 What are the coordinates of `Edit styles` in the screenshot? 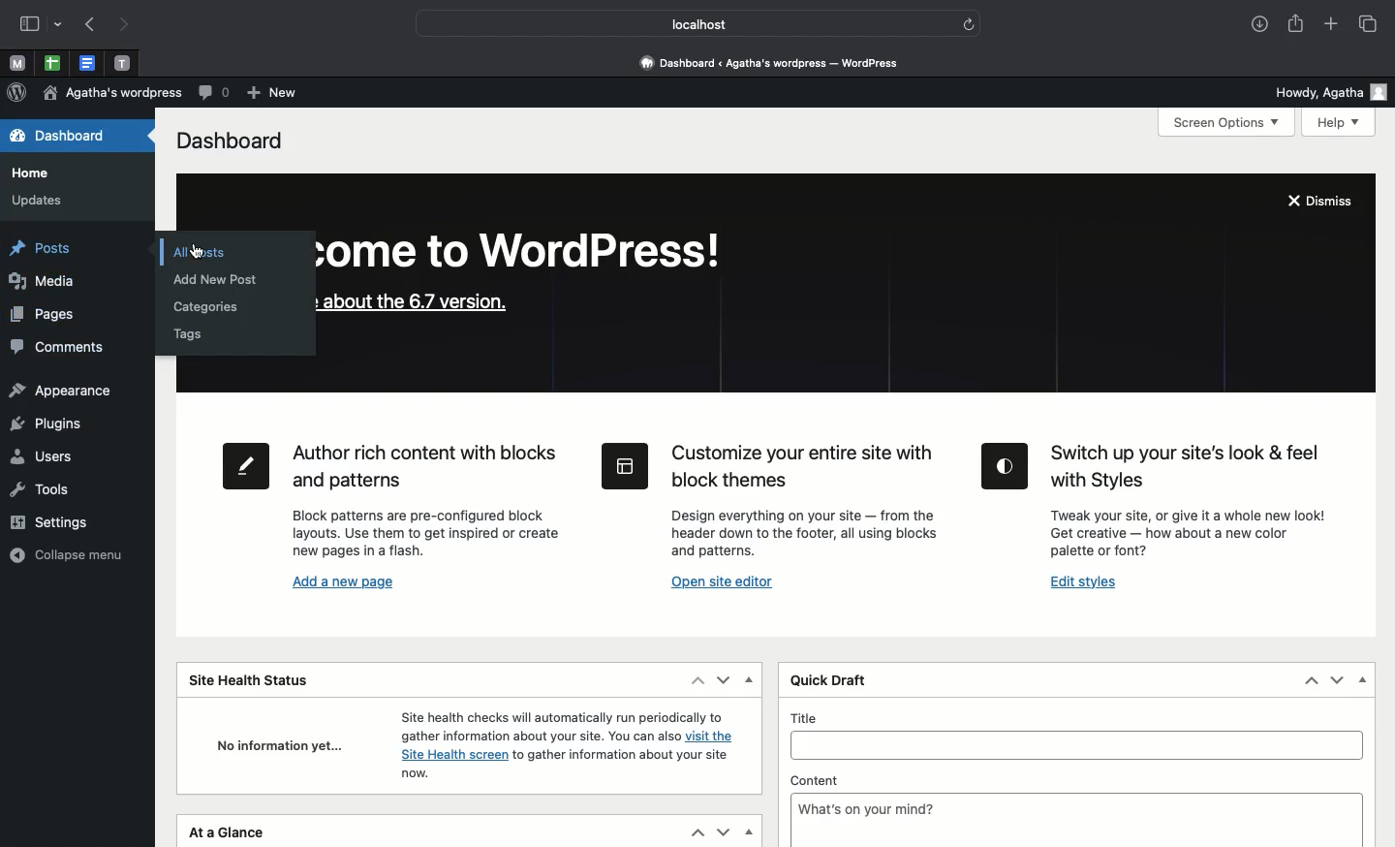 It's located at (1084, 583).